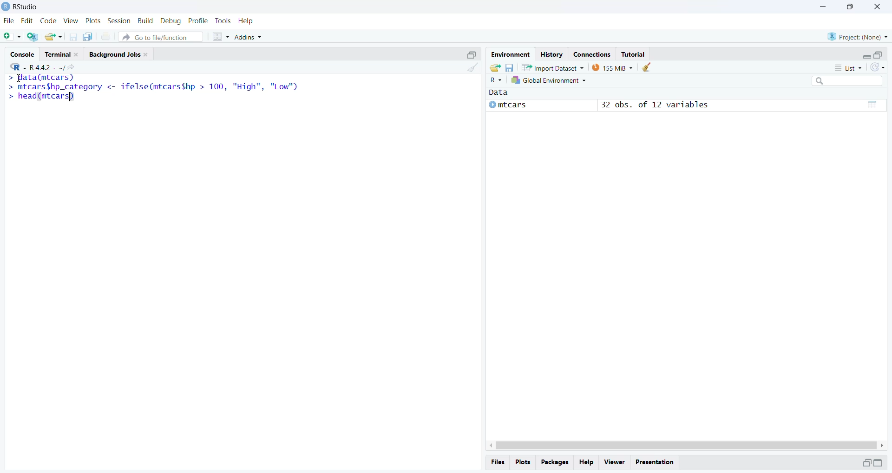 The width and height of the screenshot is (892, 473). Describe the element at coordinates (120, 54) in the screenshot. I see `Background Jobs` at that location.